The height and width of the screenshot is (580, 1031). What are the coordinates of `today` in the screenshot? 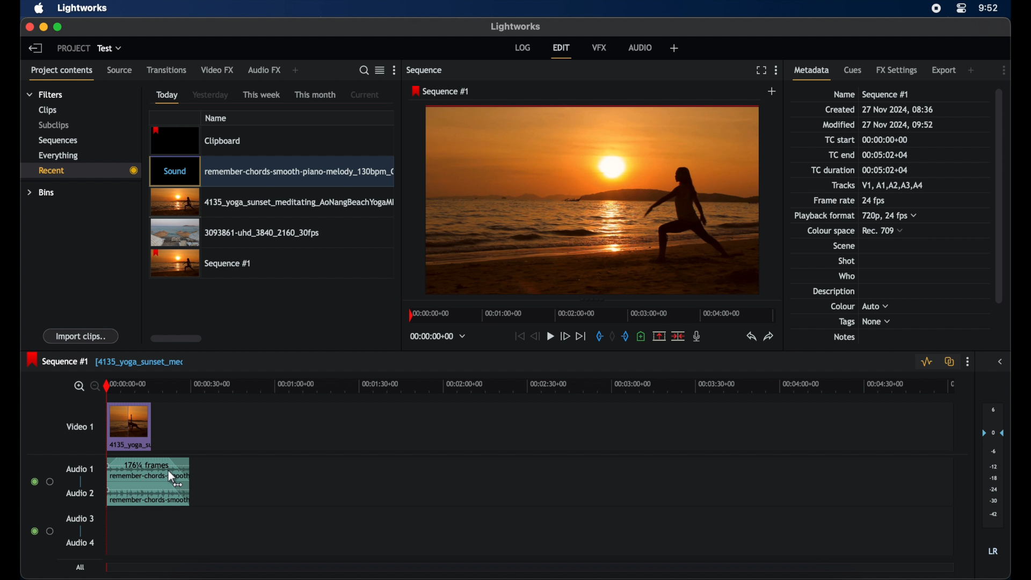 It's located at (167, 97).